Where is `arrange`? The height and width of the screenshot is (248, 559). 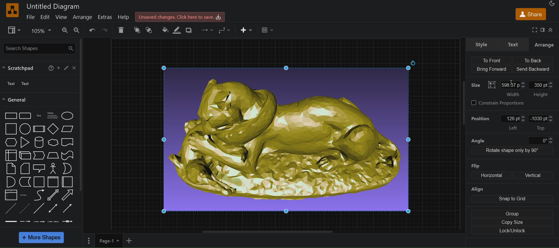
arrange is located at coordinates (542, 45).